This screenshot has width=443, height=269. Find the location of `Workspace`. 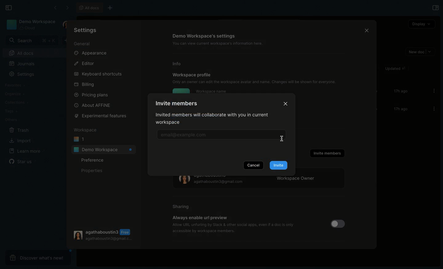

Workspace is located at coordinates (85, 130).